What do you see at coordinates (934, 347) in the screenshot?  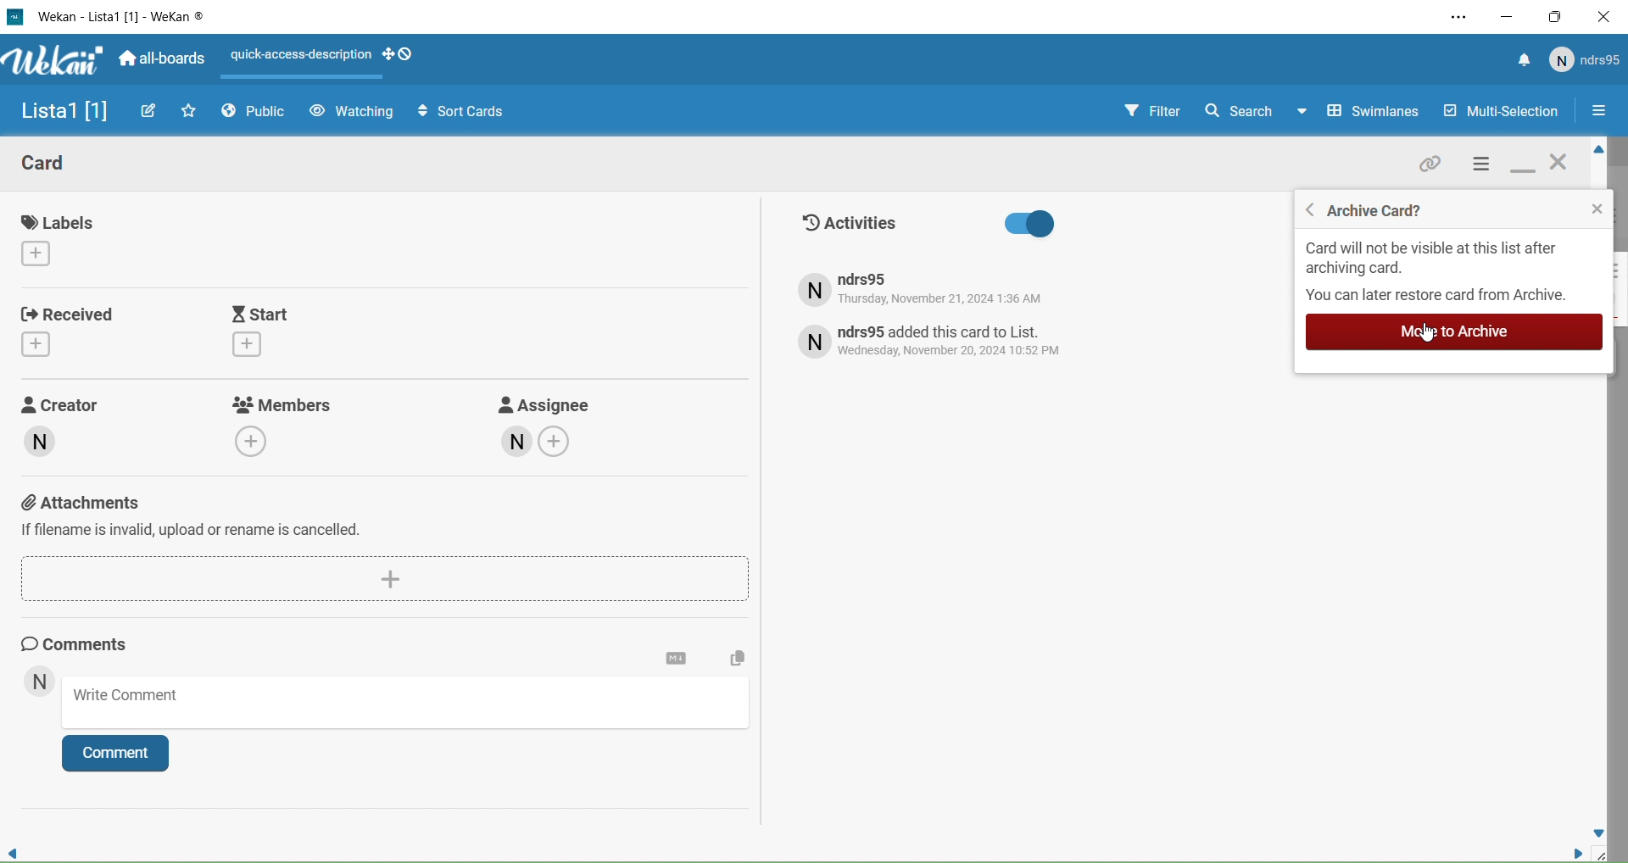 I see `activity` at bounding box center [934, 347].